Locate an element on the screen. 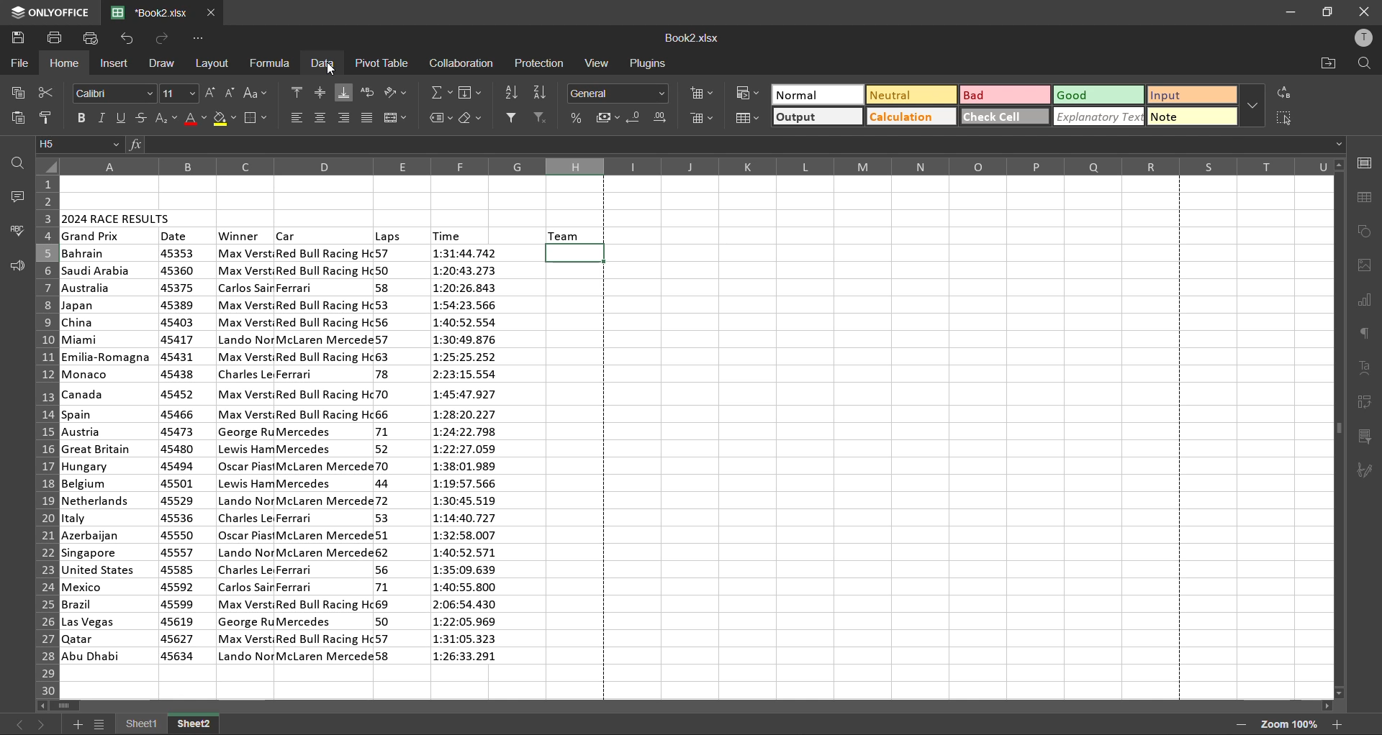  add sheet is located at coordinates (77, 725).